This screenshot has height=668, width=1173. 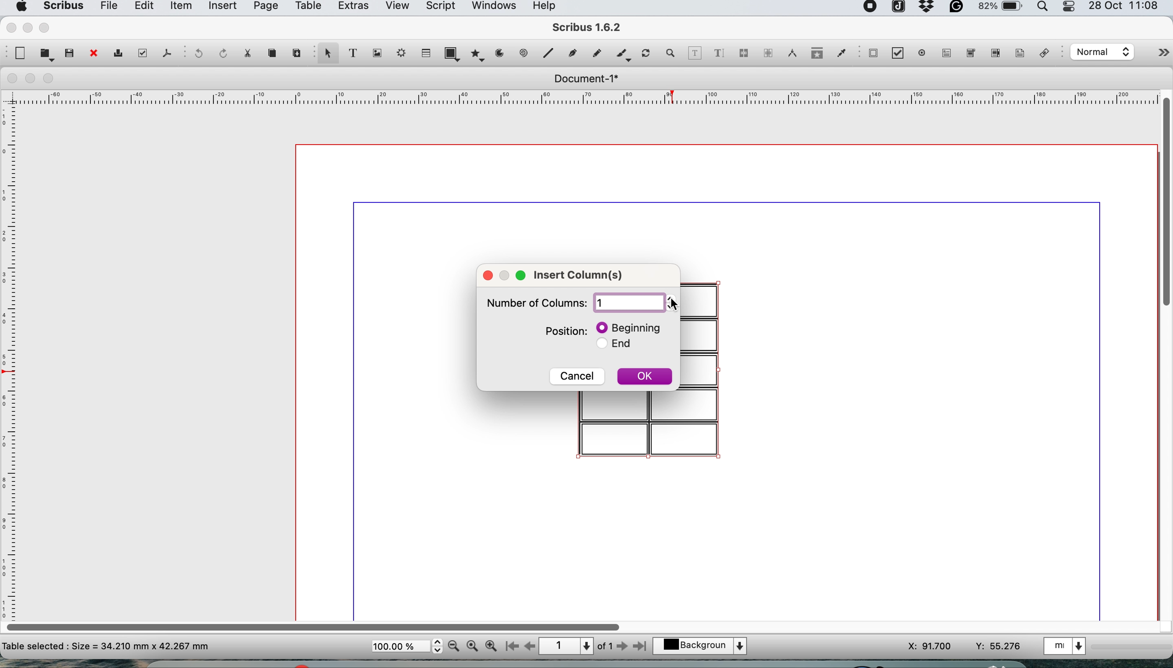 I want to click on Number of columns, so click(x=534, y=306).